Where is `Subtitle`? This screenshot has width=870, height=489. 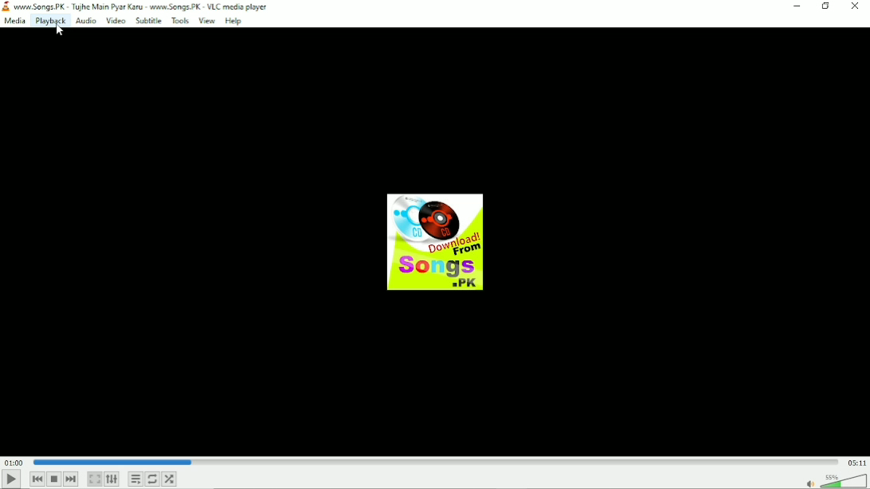
Subtitle is located at coordinates (148, 22).